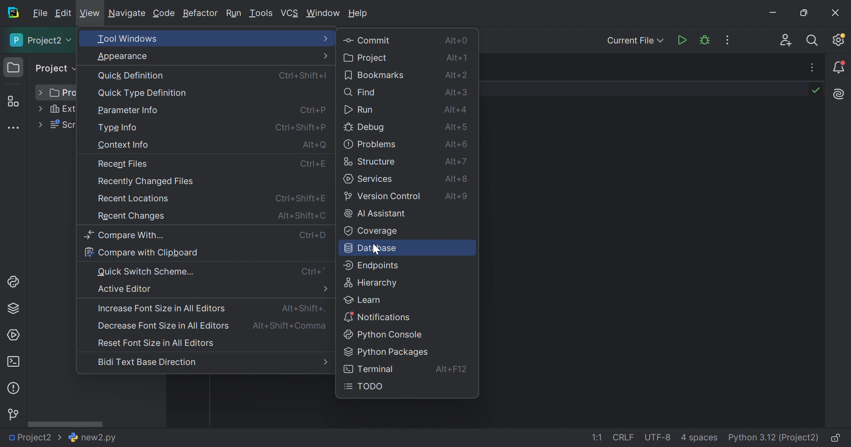 This screenshot has width=851, height=447. What do you see at coordinates (125, 235) in the screenshot?
I see `Compare with...` at bounding box center [125, 235].